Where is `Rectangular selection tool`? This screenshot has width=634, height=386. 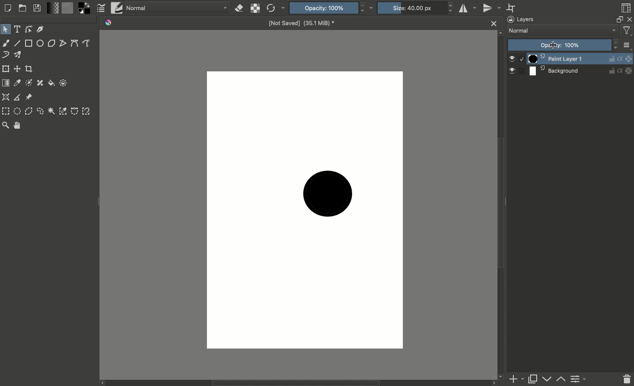
Rectangular selection tool is located at coordinates (5, 111).